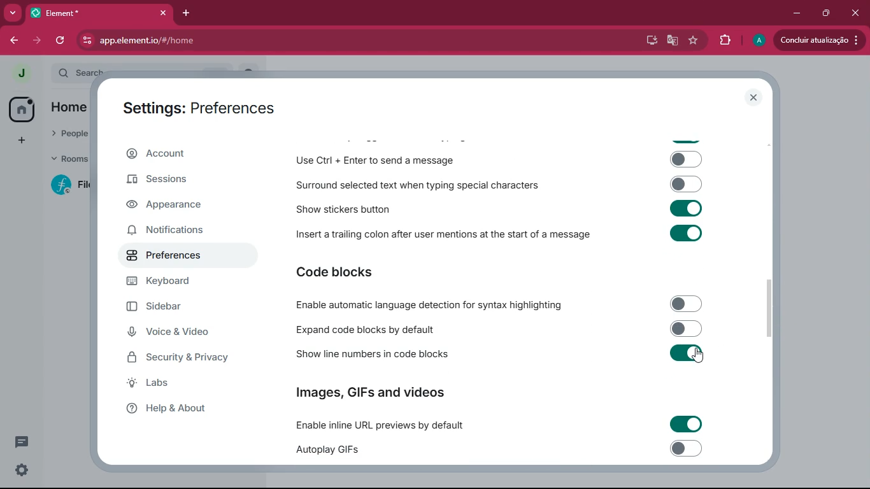 The image size is (870, 489). What do you see at coordinates (185, 14) in the screenshot?
I see `add tab` at bounding box center [185, 14].